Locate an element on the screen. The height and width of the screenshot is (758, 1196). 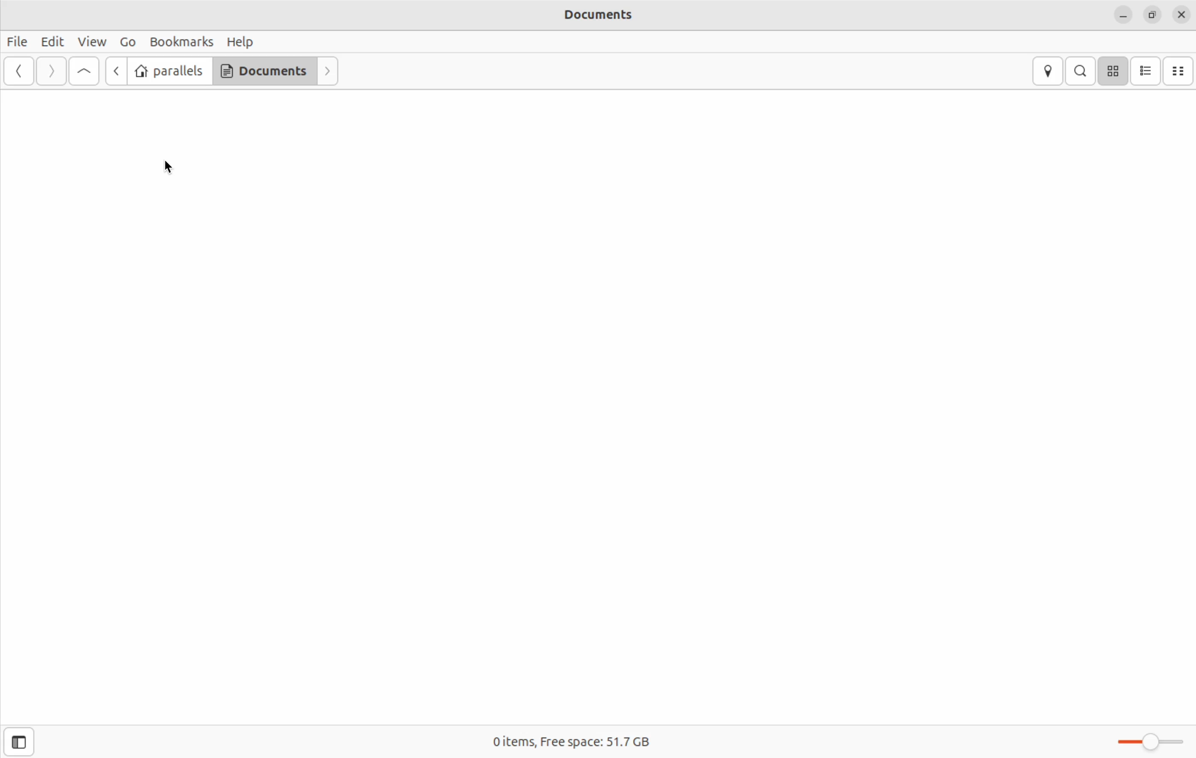
parallels is located at coordinates (171, 70).